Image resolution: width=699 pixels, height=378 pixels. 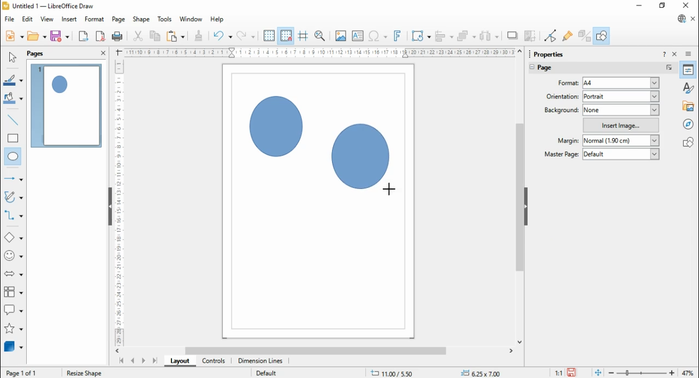 What do you see at coordinates (320, 36) in the screenshot?
I see `zoom and pan` at bounding box center [320, 36].